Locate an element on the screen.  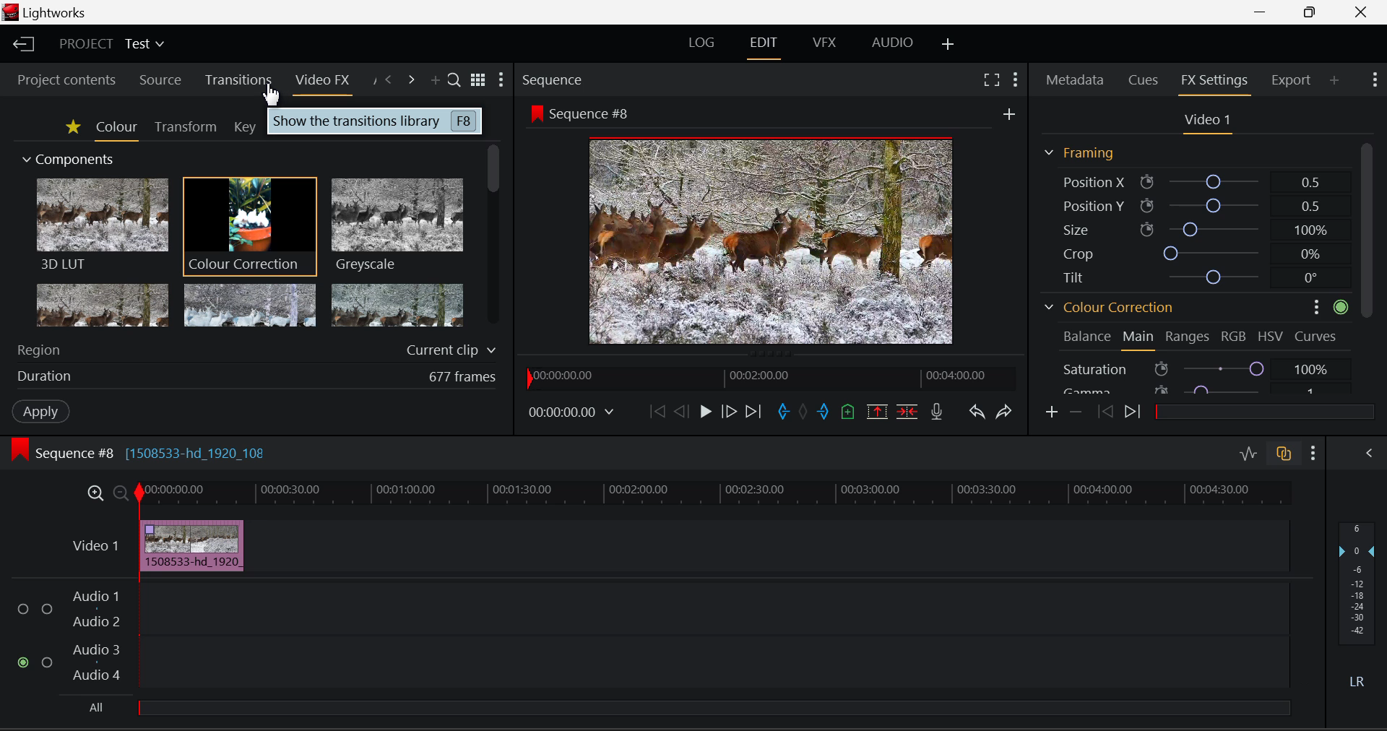
Scroll Bar is located at coordinates (1368, 266).